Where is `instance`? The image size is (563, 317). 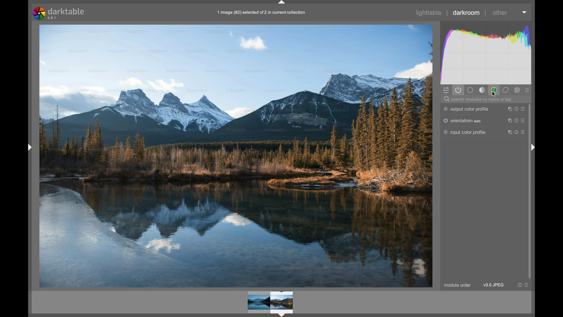 instance is located at coordinates (509, 109).